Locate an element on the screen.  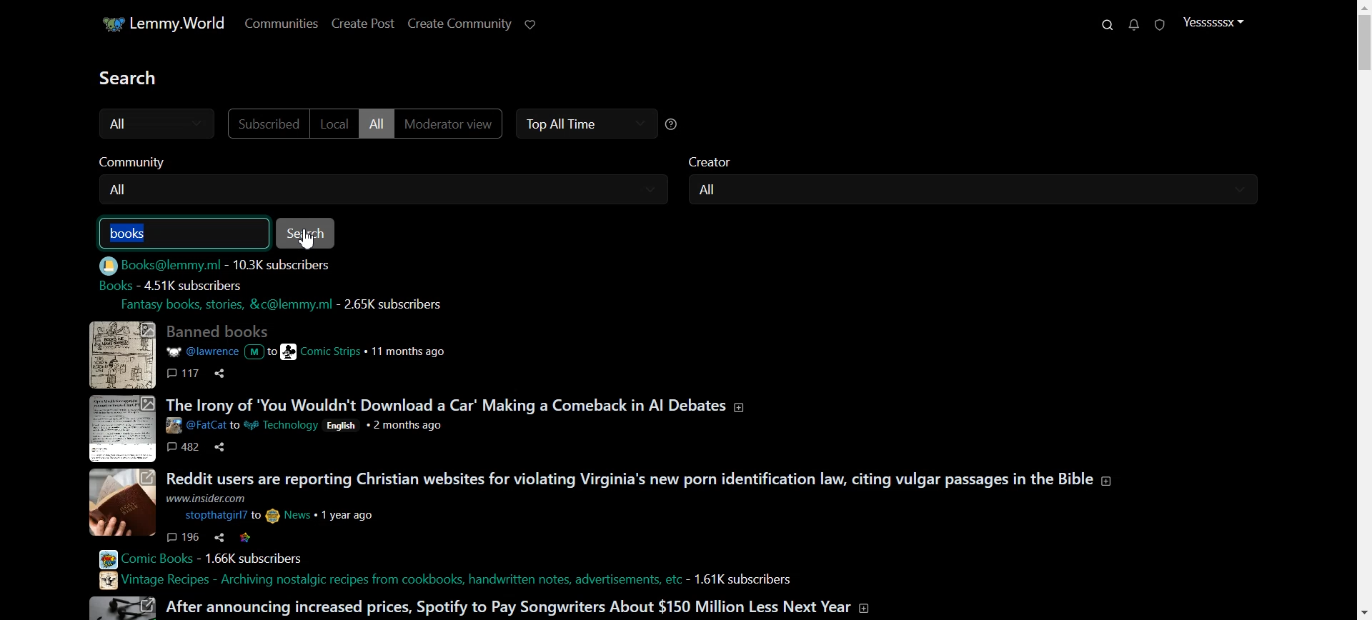
image is located at coordinates (124, 502).